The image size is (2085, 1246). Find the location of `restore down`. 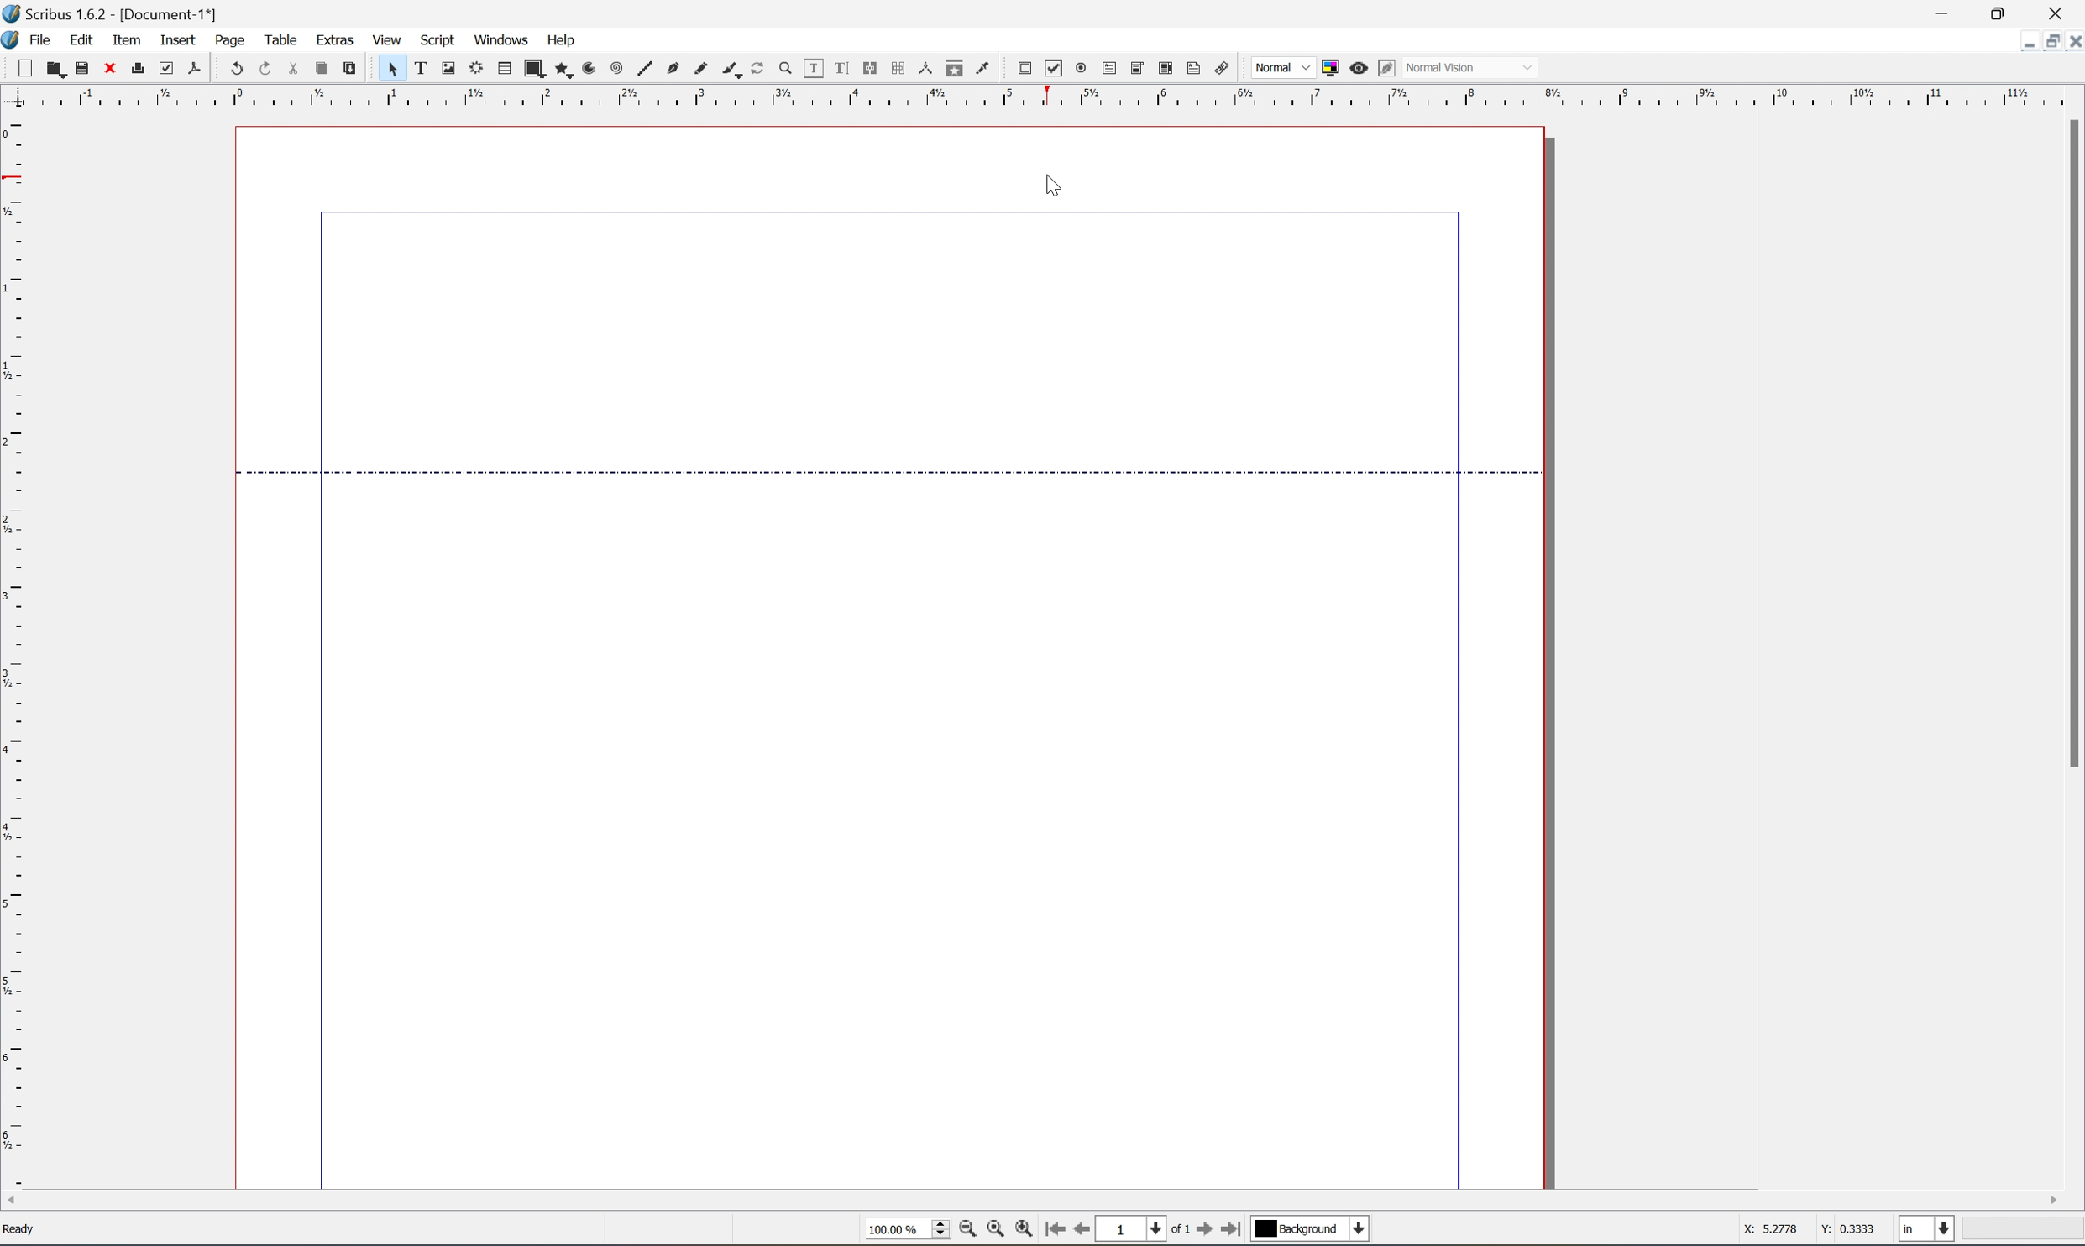

restore down is located at coordinates (2012, 12).